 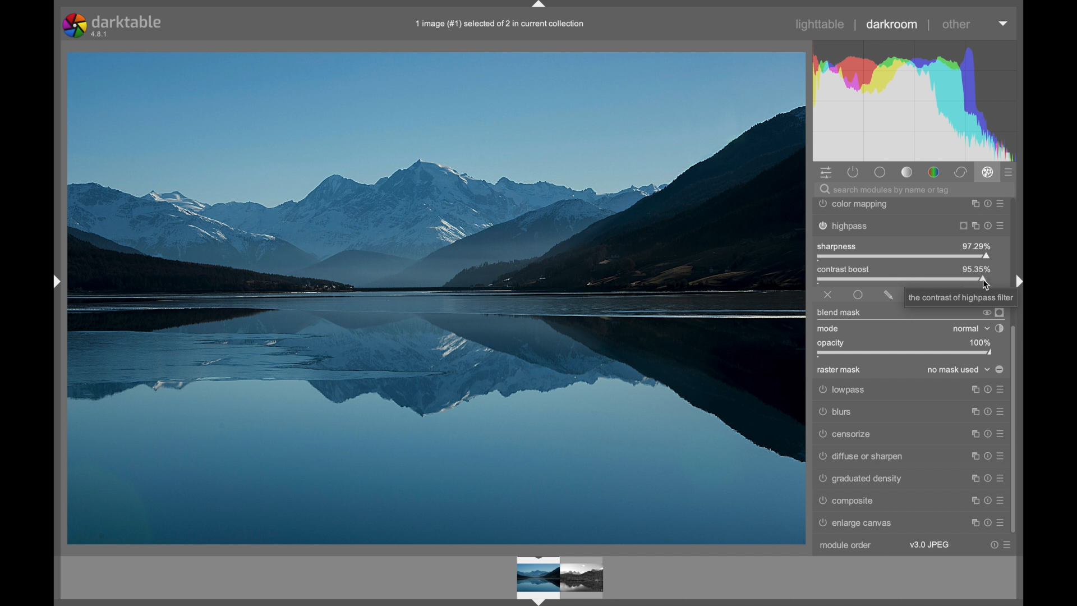 I want to click on slider, so click(x=905, y=353).